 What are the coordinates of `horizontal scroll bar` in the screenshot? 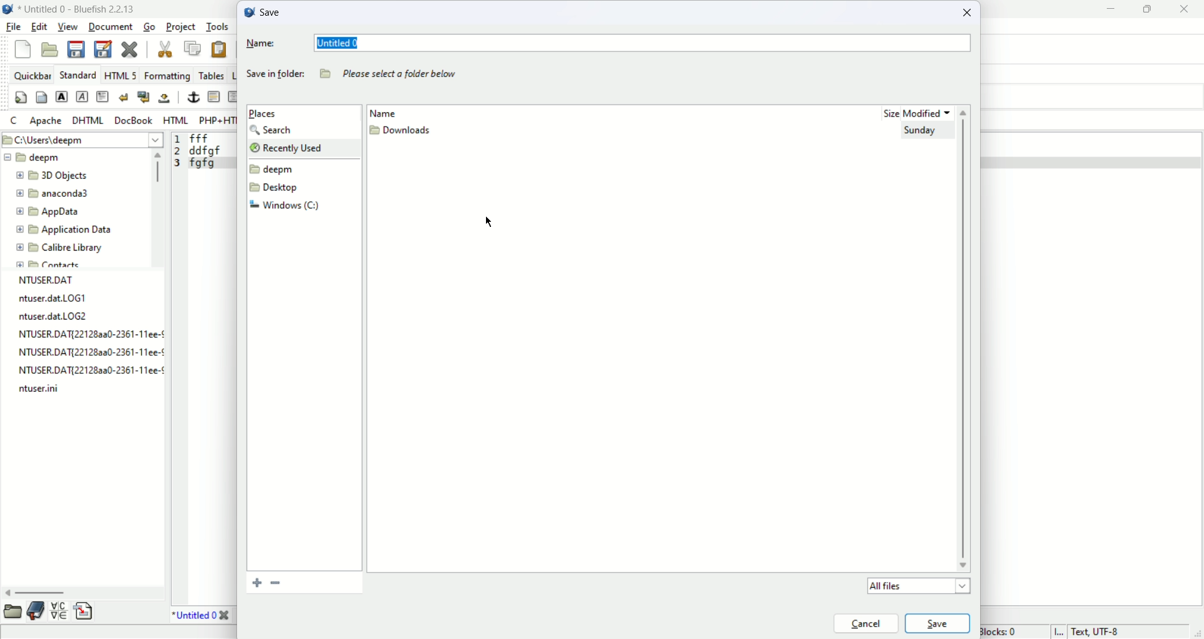 It's located at (78, 592).